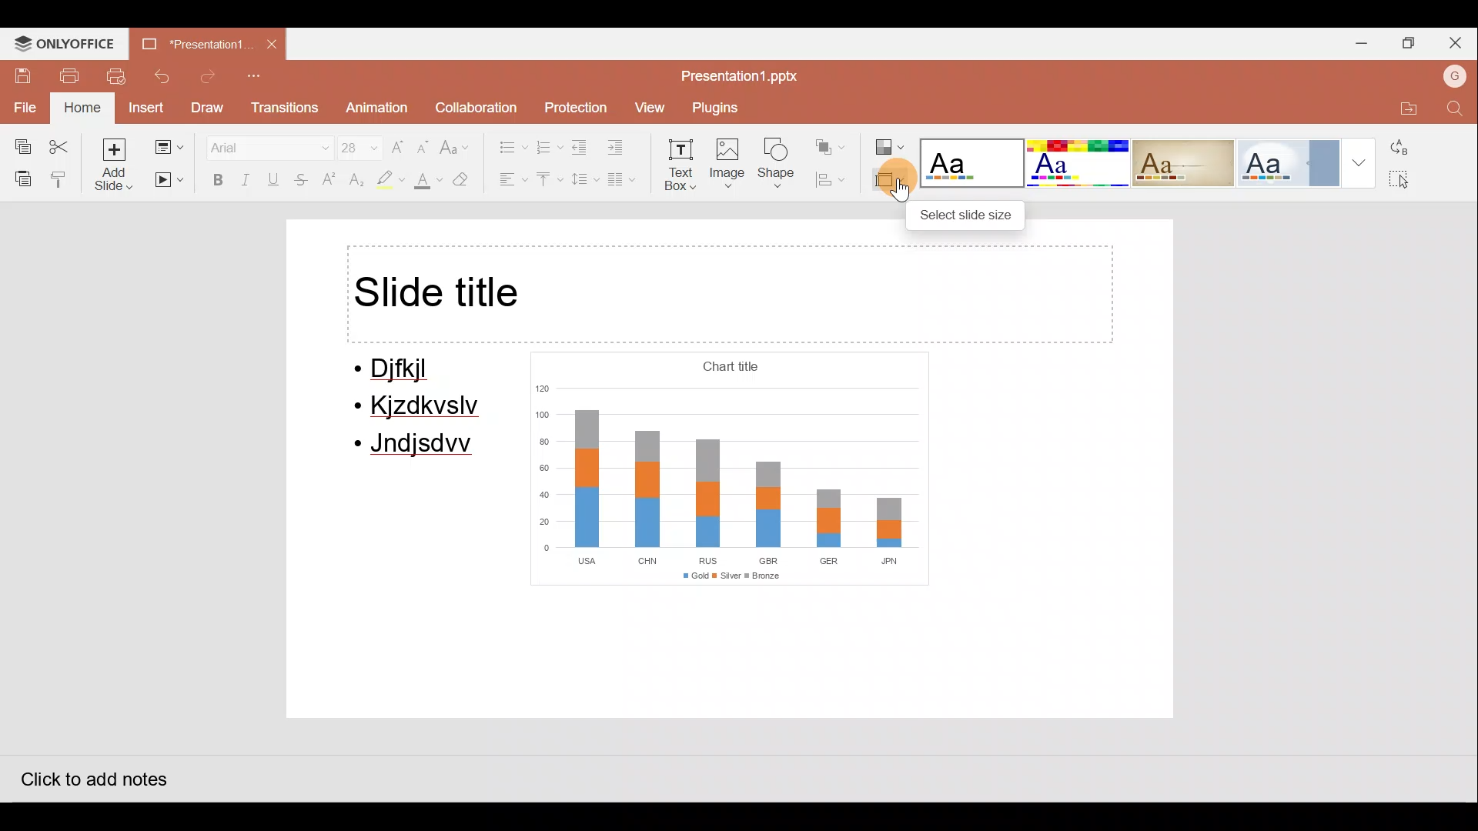 The height and width of the screenshot is (831, 1478). Describe the element at coordinates (80, 108) in the screenshot. I see `Home` at that location.